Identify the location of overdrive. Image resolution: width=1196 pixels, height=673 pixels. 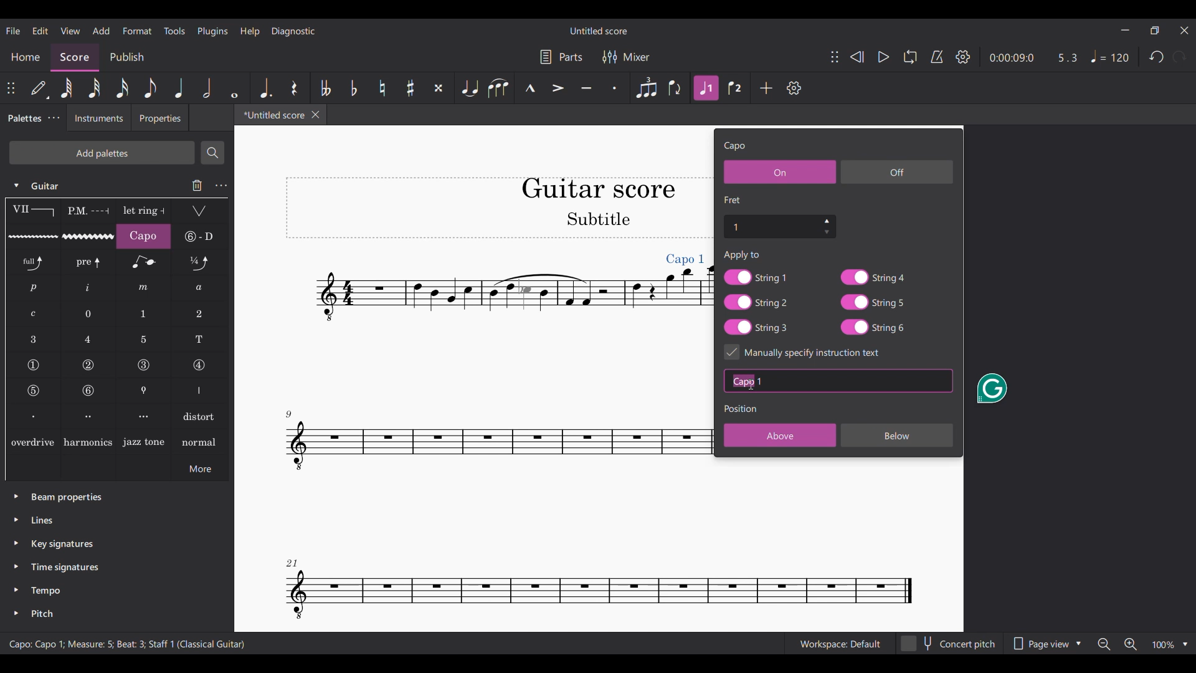
(32, 441).